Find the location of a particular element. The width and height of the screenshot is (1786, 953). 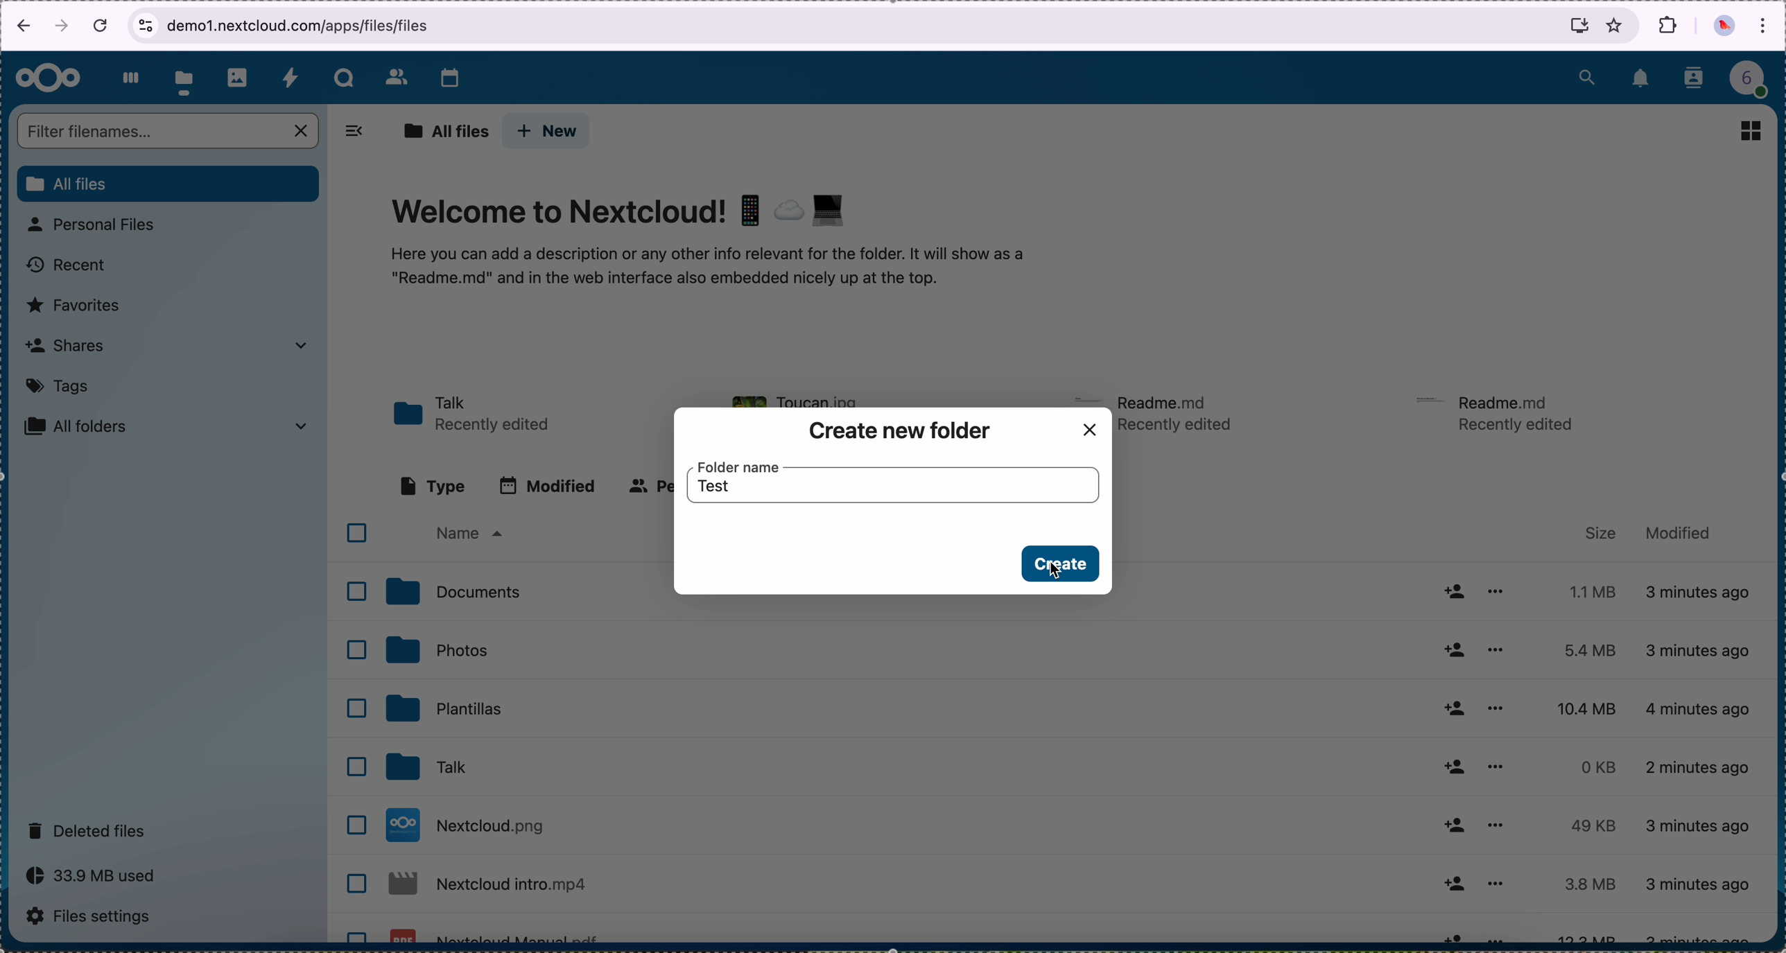

talk is located at coordinates (423, 768).